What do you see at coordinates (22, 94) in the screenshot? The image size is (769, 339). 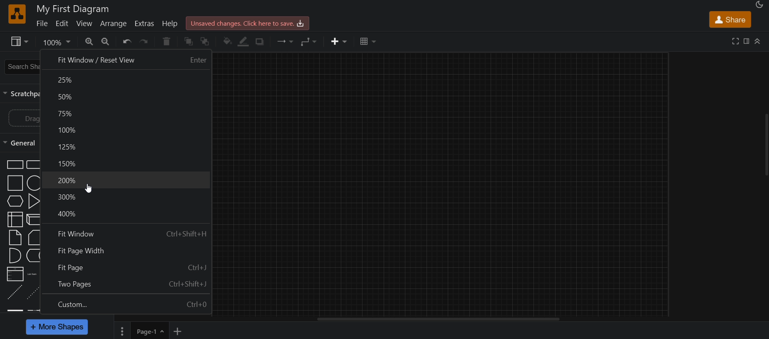 I see `scratch` at bounding box center [22, 94].